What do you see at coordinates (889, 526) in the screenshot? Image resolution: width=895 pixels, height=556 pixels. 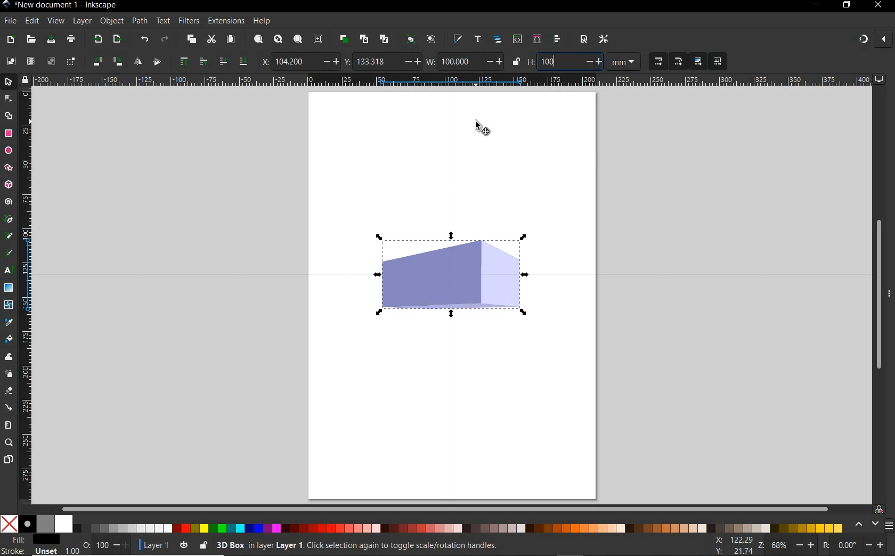 I see `menu` at bounding box center [889, 526].